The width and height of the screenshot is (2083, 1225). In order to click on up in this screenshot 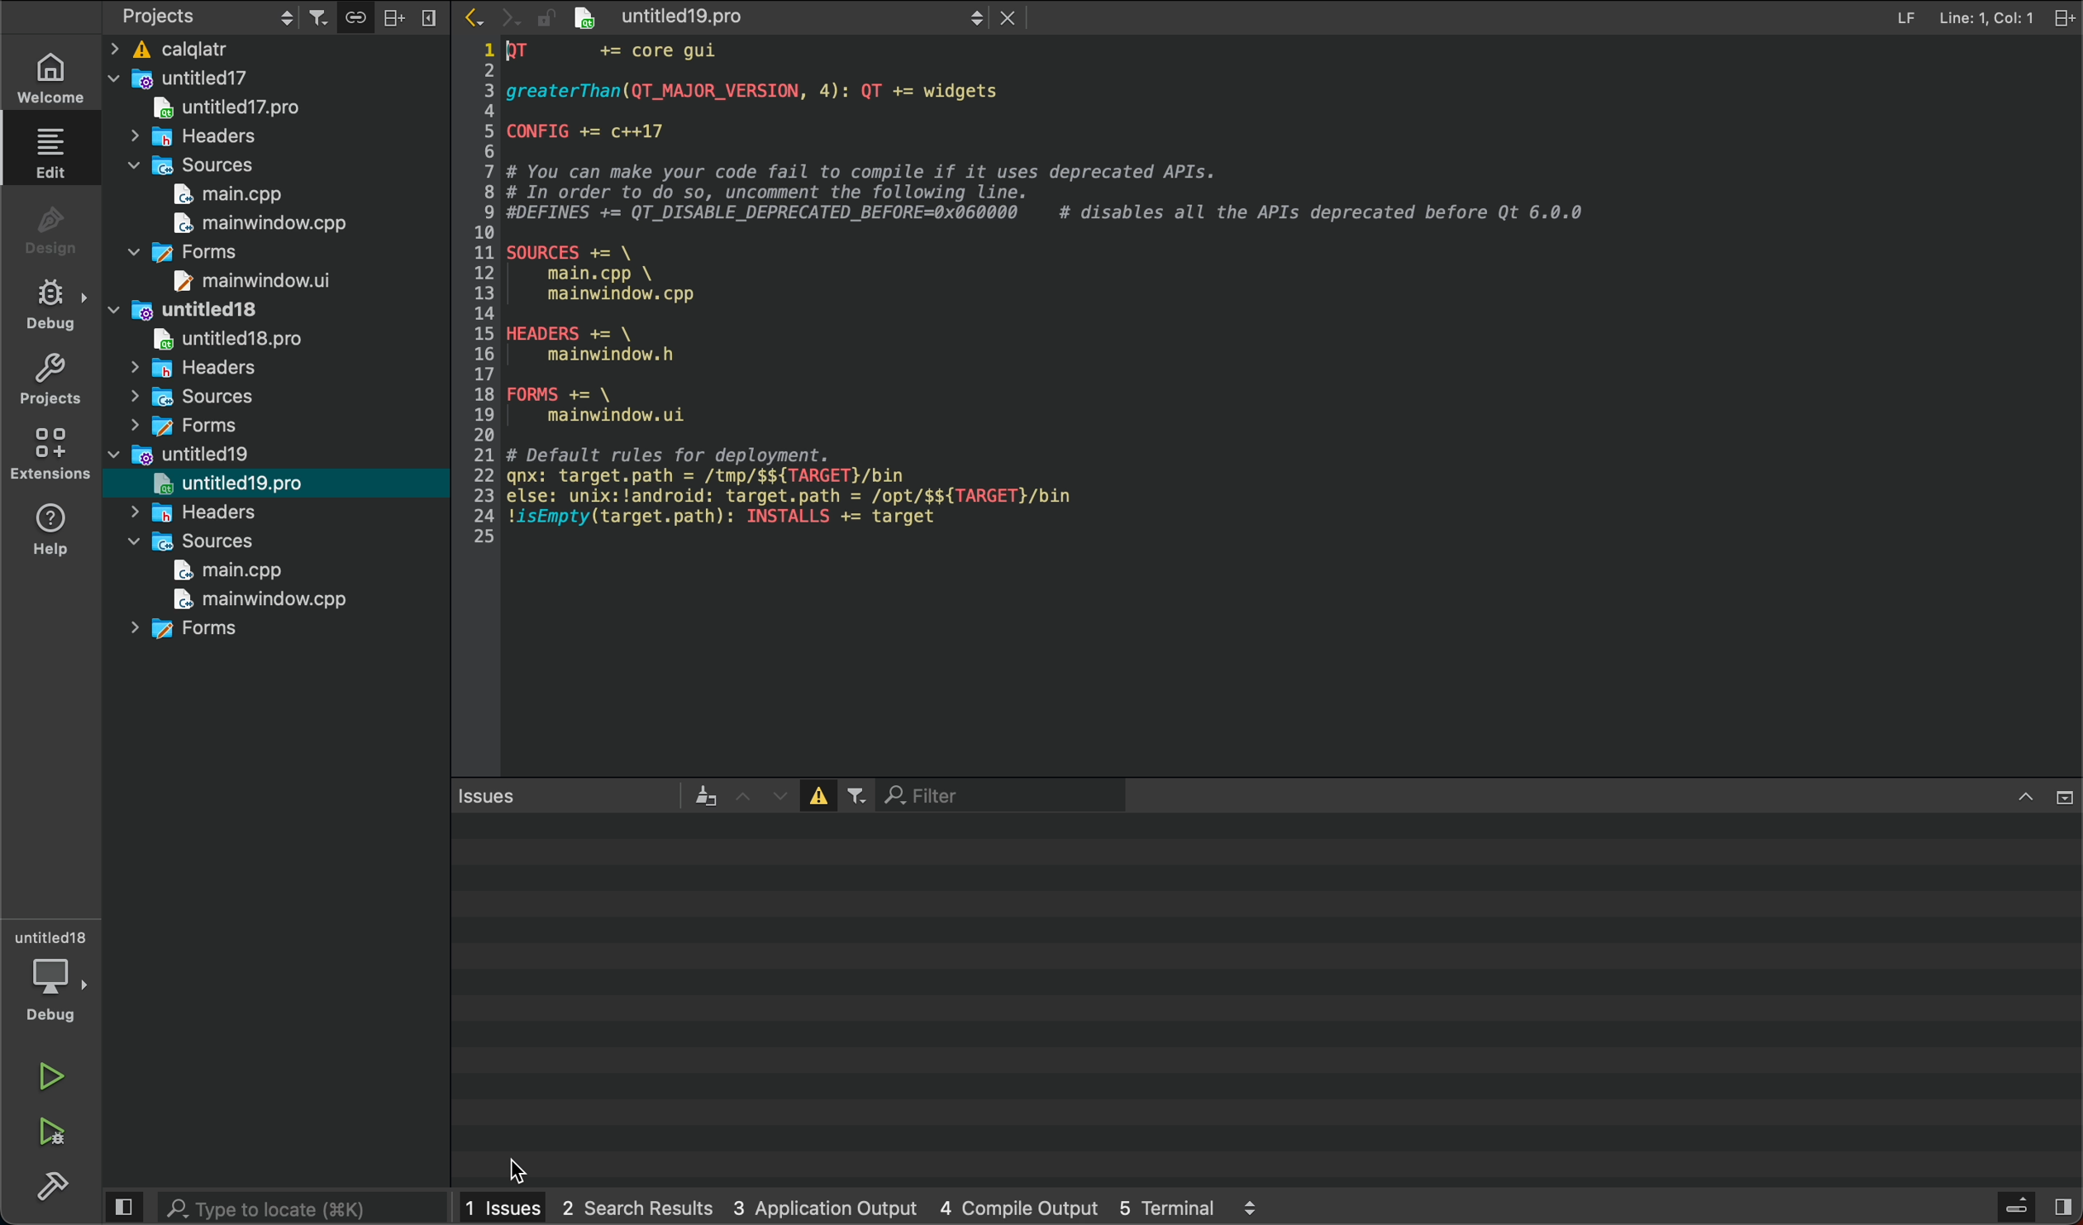, I will do `click(734, 794)`.